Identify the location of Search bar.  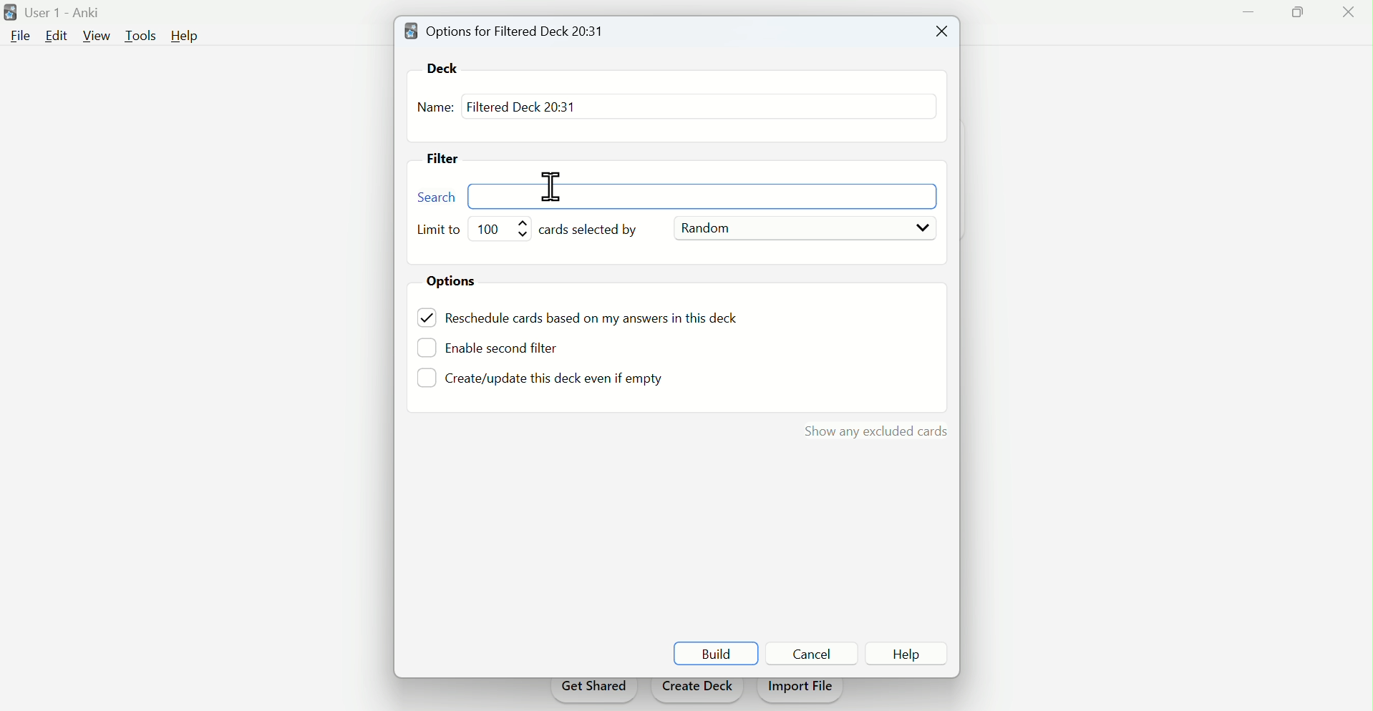
(680, 197).